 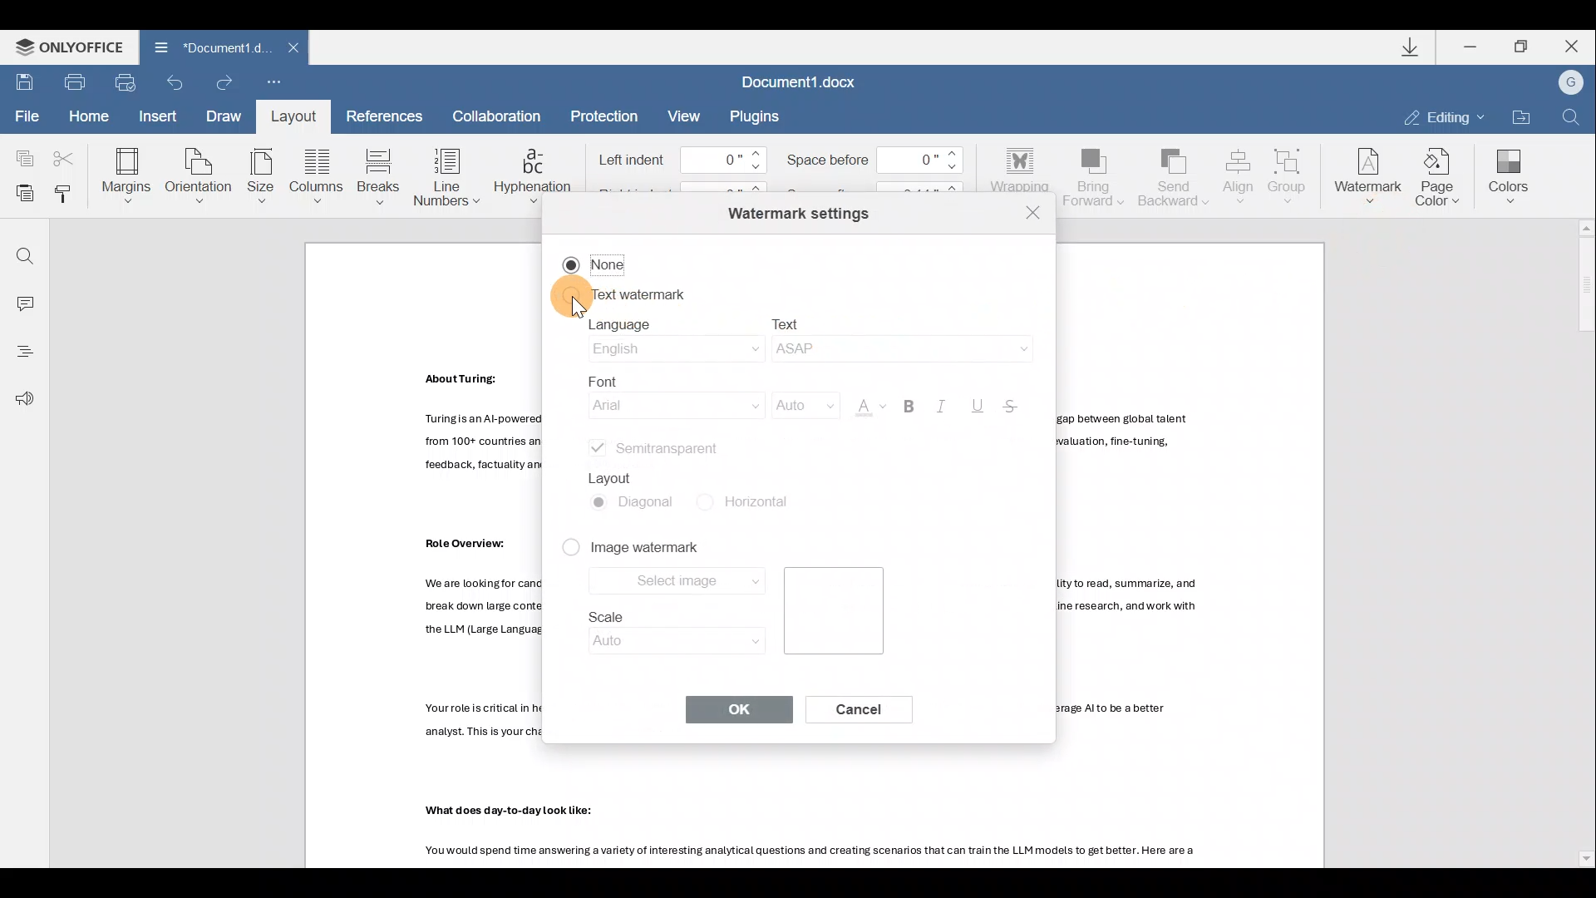 What do you see at coordinates (23, 300) in the screenshot?
I see `Comment` at bounding box center [23, 300].